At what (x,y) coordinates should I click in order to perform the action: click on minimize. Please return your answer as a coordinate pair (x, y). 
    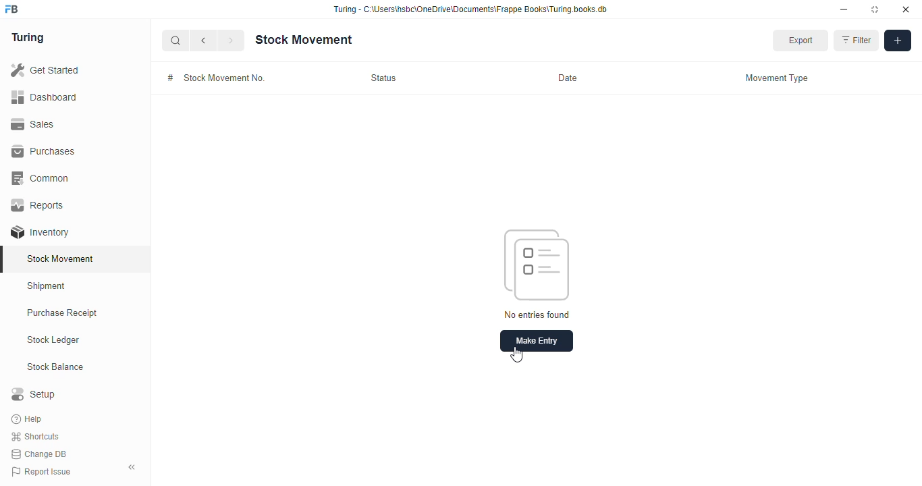
    Looking at the image, I should click on (844, 10).